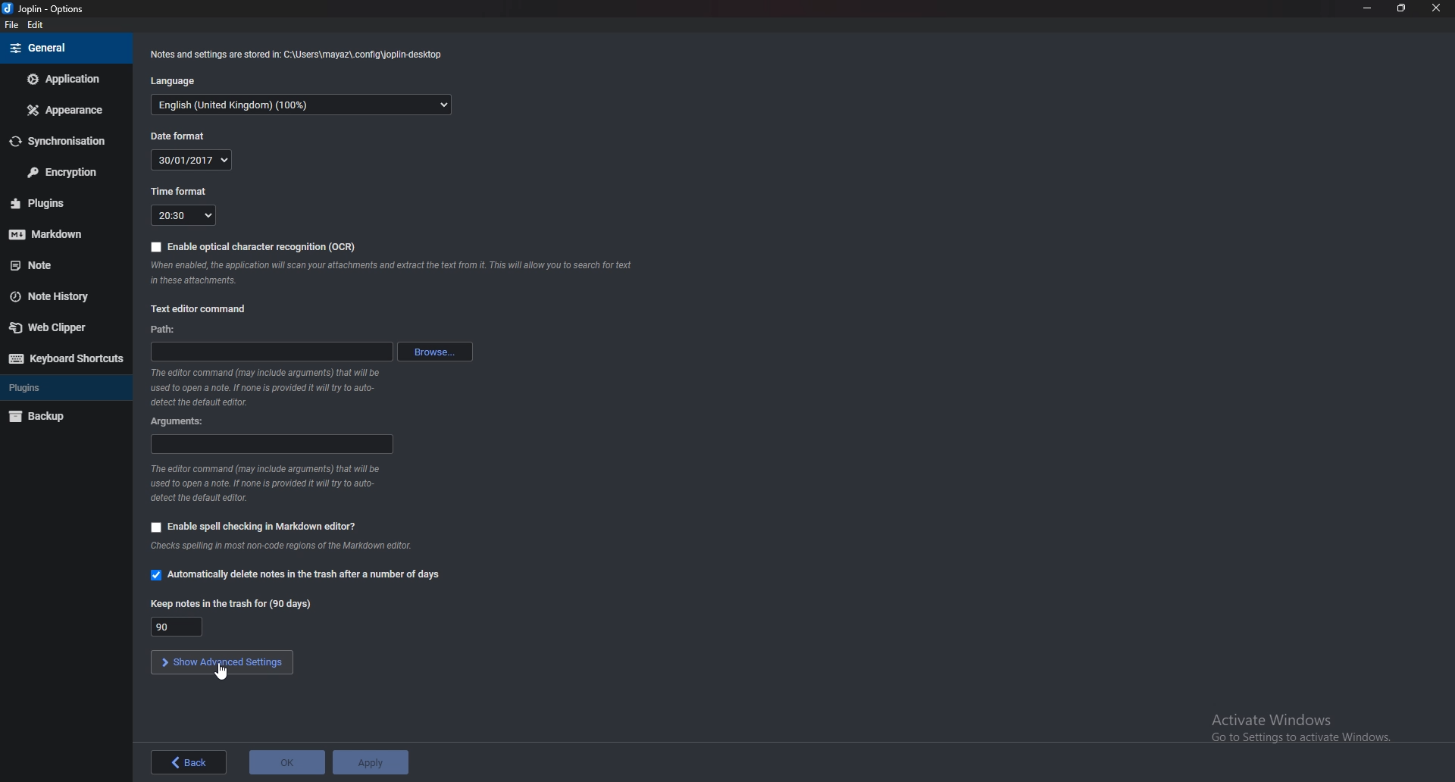  Describe the element at coordinates (271, 443) in the screenshot. I see `Arguments` at that location.